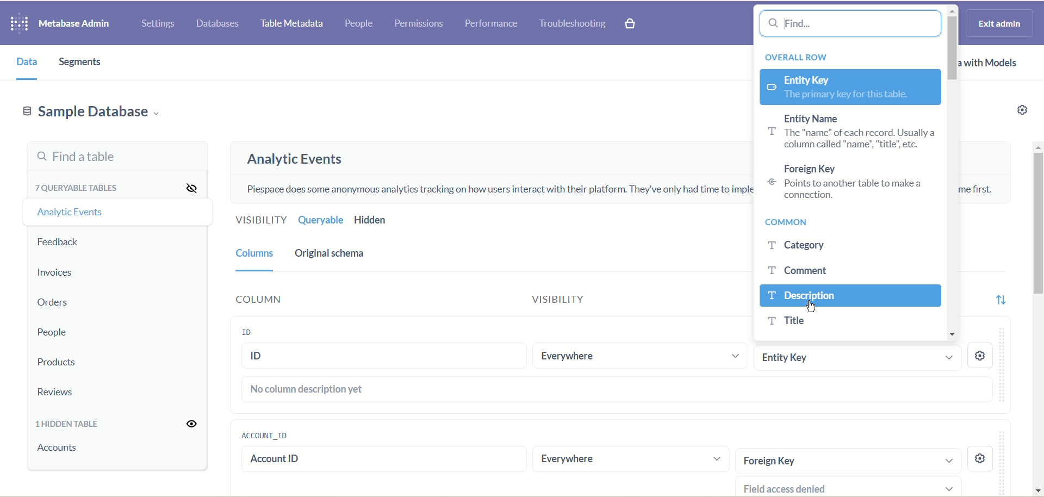 Image resolution: width=1044 pixels, height=497 pixels. Describe the element at coordinates (391, 221) in the screenshot. I see `hidden` at that location.